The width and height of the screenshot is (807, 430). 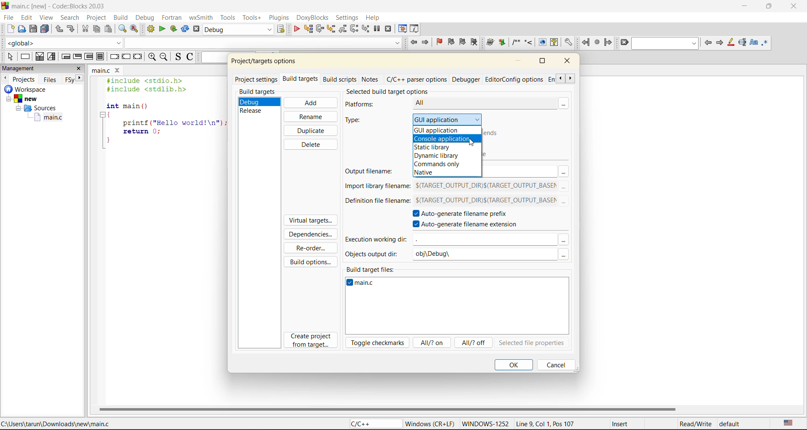 What do you see at coordinates (666, 43) in the screenshot?
I see `text to find` at bounding box center [666, 43].